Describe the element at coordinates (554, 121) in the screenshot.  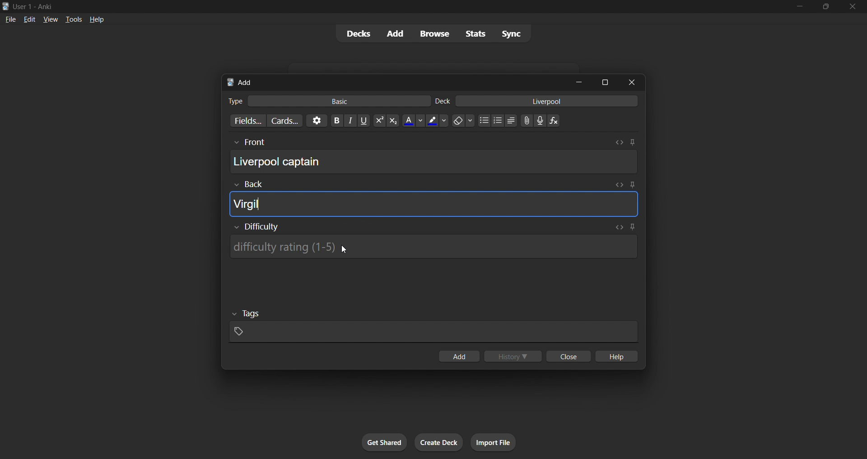
I see `Equation` at that location.